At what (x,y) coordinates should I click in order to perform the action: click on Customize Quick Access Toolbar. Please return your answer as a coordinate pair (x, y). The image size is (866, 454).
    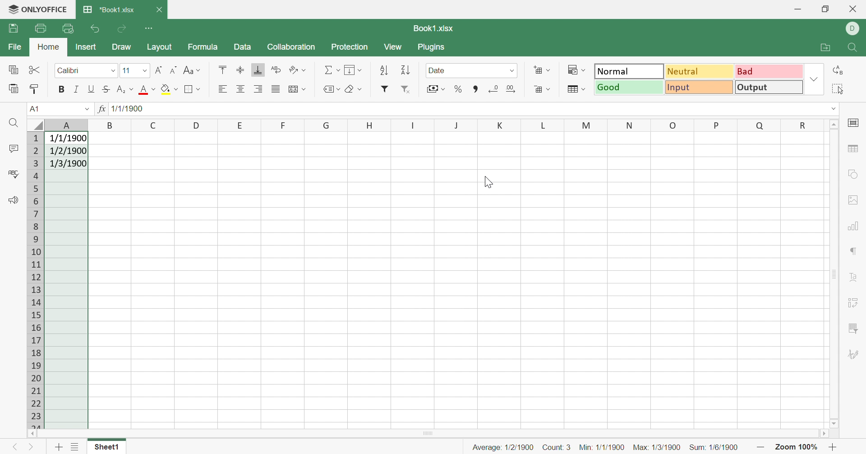
    Looking at the image, I should click on (151, 28).